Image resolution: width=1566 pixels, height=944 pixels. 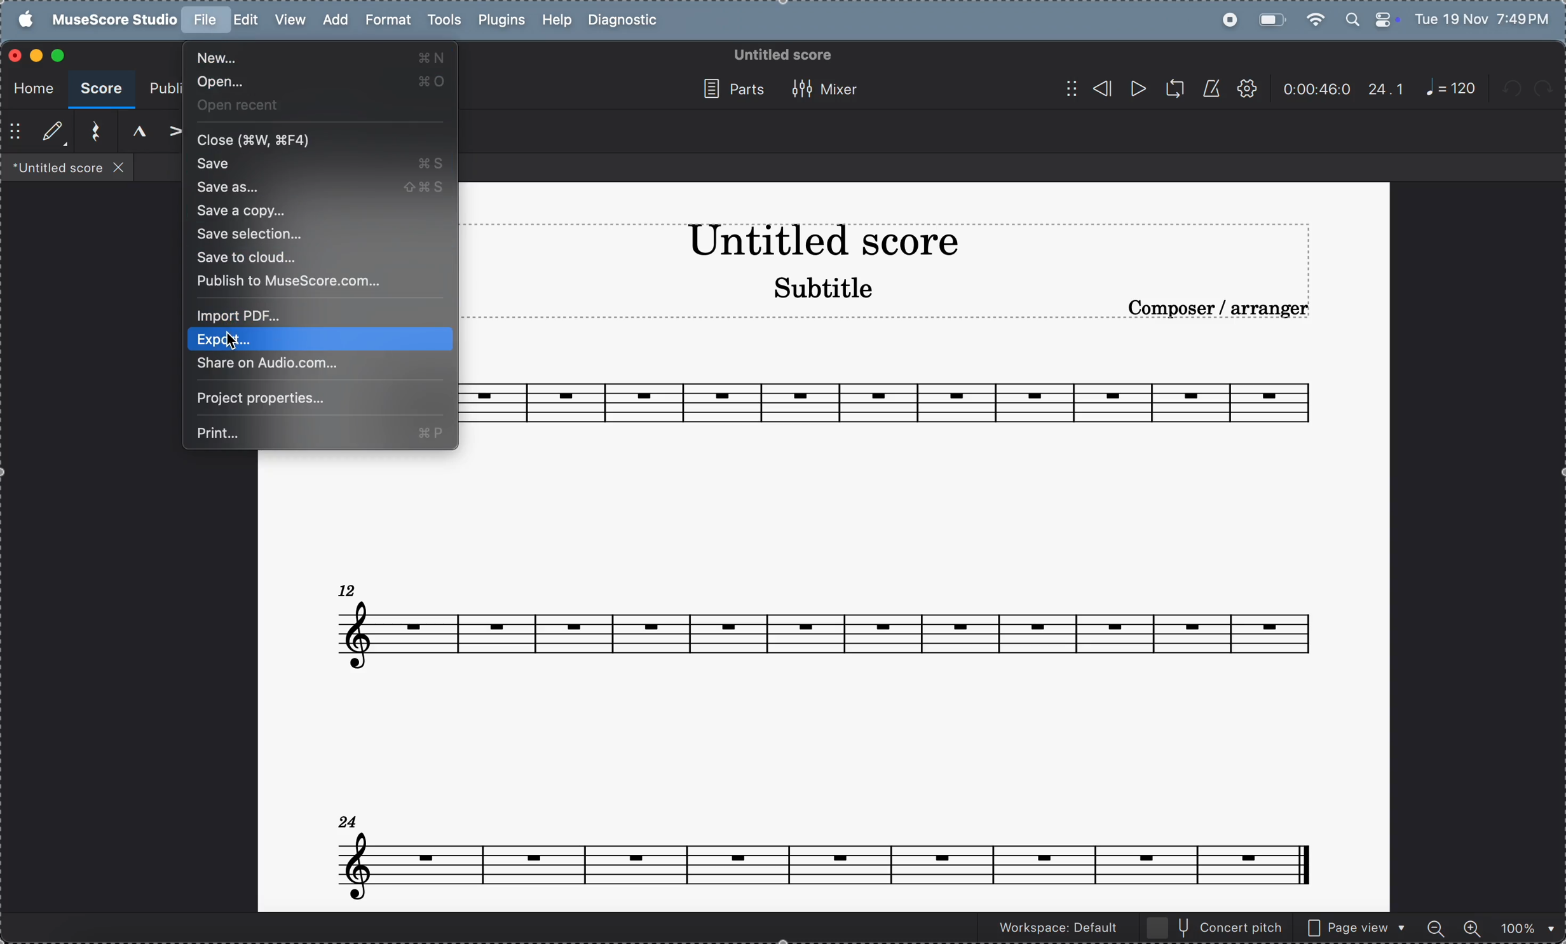 What do you see at coordinates (320, 399) in the screenshot?
I see `project properties` at bounding box center [320, 399].